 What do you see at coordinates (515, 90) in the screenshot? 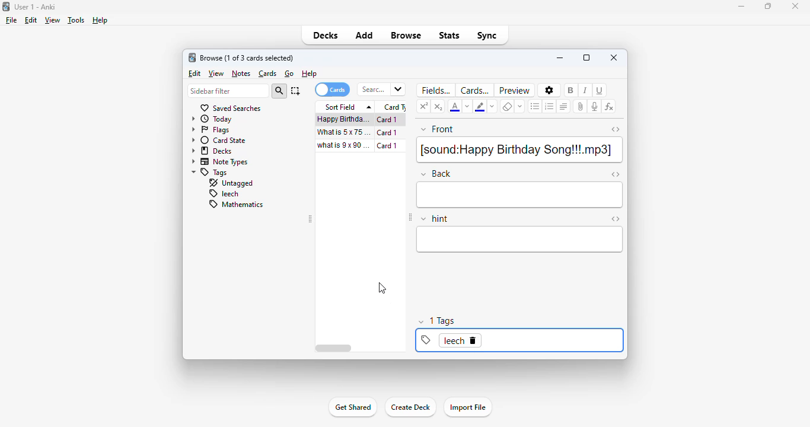
I see `preview` at bounding box center [515, 90].